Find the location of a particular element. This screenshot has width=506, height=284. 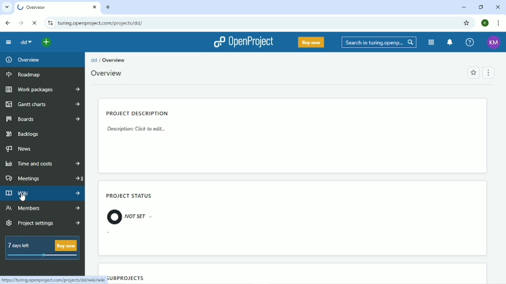

Account is located at coordinates (485, 23).